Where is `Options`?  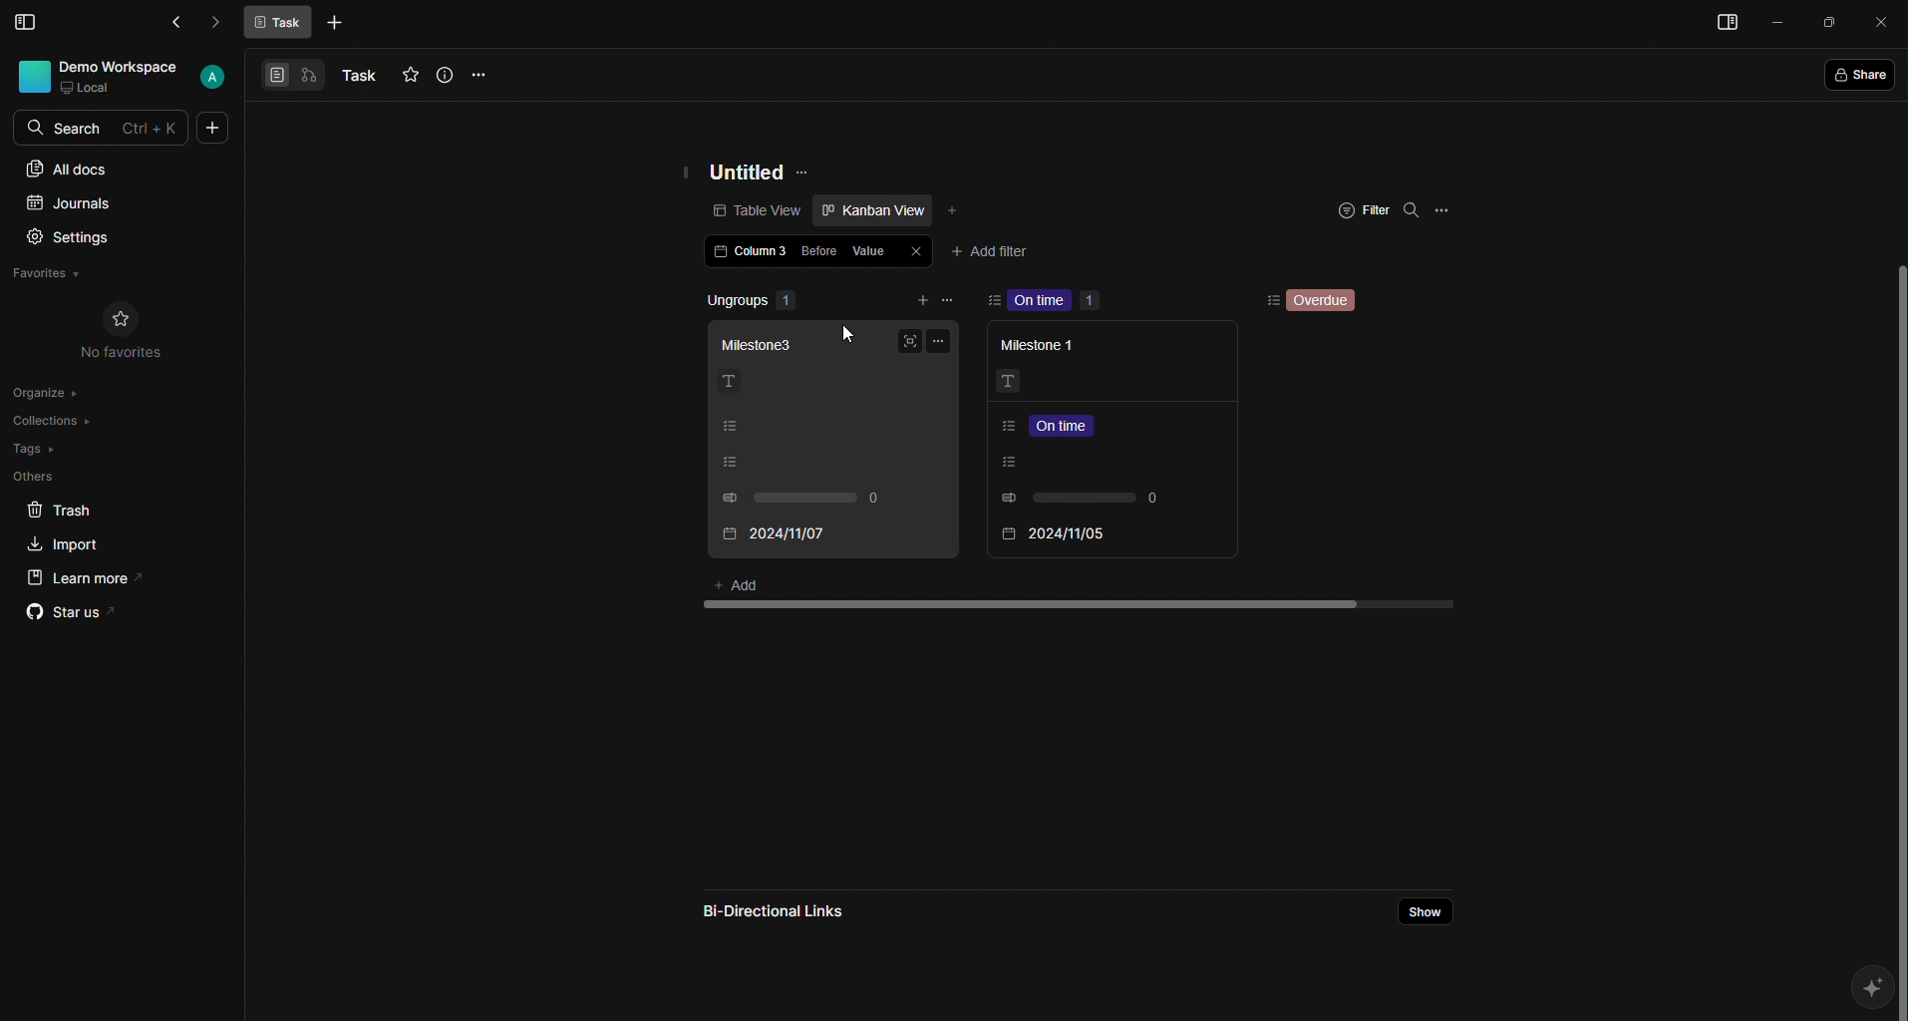
Options is located at coordinates (1442, 210).